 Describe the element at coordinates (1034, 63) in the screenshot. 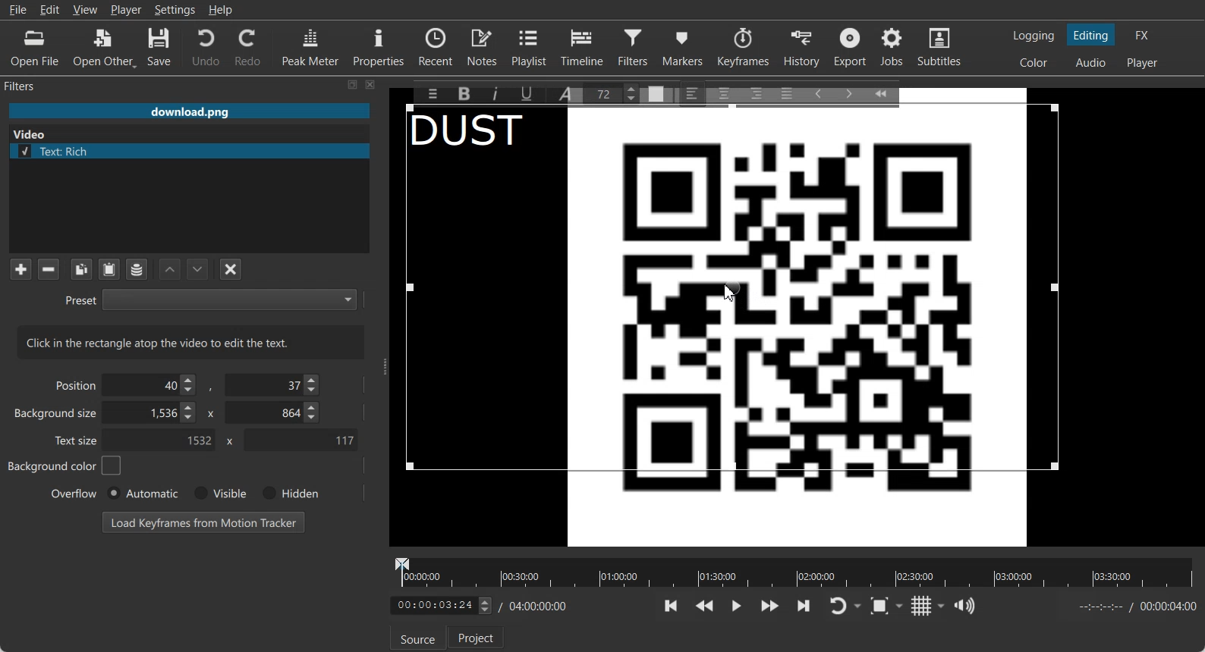

I see `Switching to the Color layout` at that location.